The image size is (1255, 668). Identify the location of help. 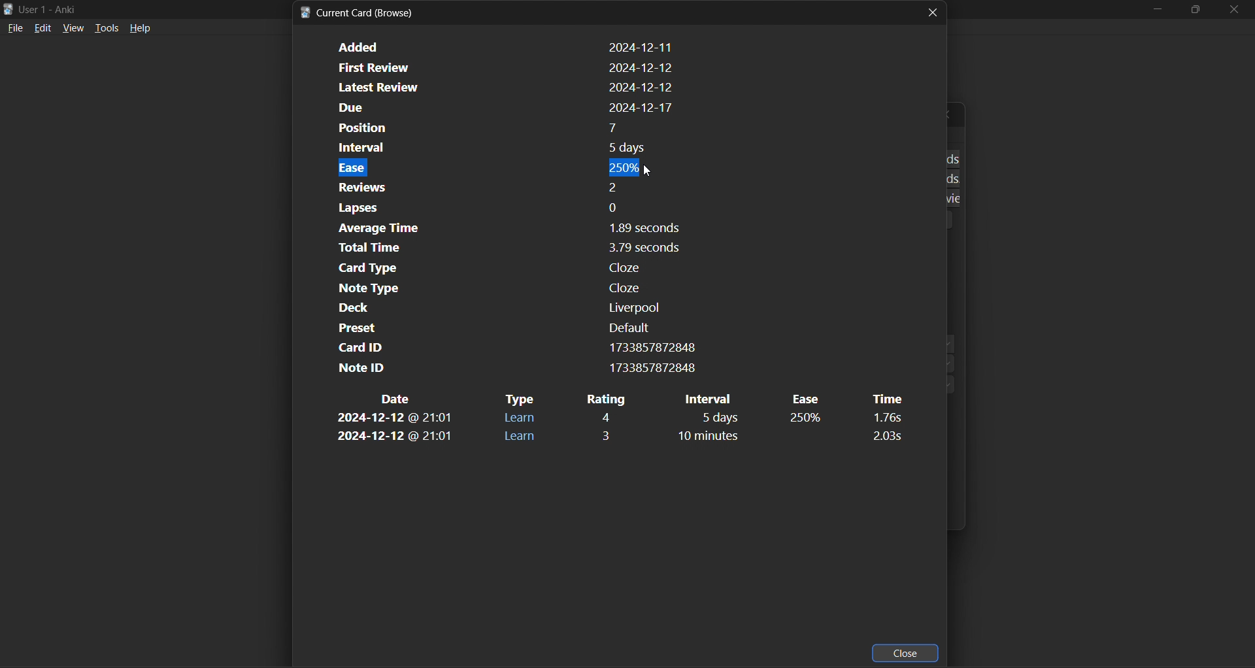
(140, 27).